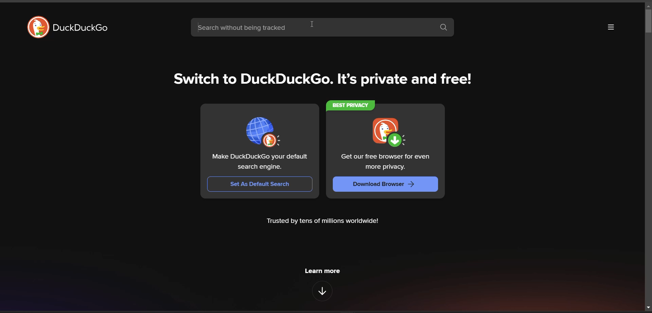 The height and width of the screenshot is (313, 652). Describe the element at coordinates (384, 131) in the screenshot. I see `duckduckgo download logo` at that location.